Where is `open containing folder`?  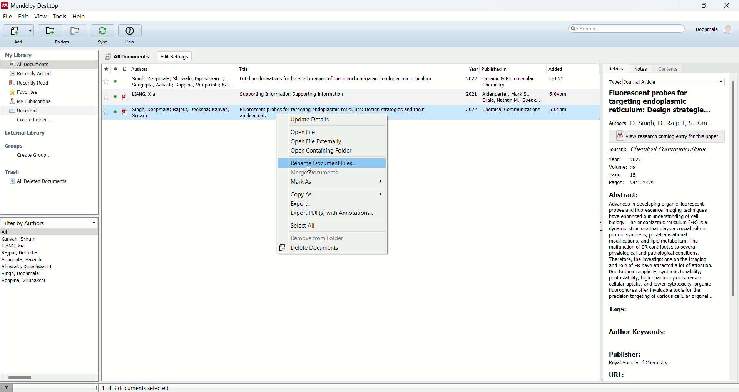 open containing folder is located at coordinates (333, 151).